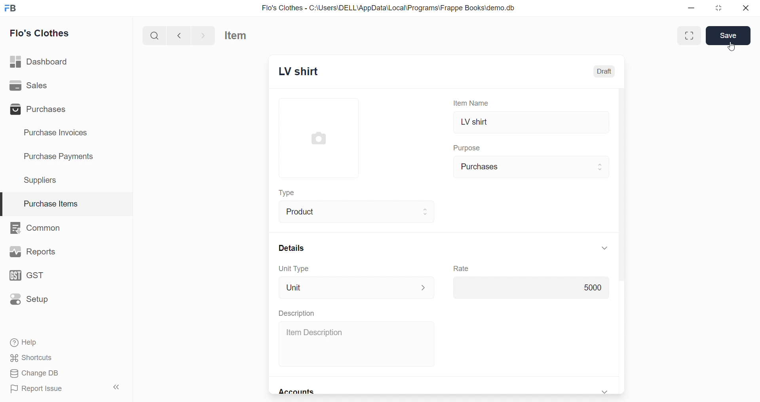 This screenshot has height=402, width=760. Describe the element at coordinates (37, 277) in the screenshot. I see `GST` at that location.